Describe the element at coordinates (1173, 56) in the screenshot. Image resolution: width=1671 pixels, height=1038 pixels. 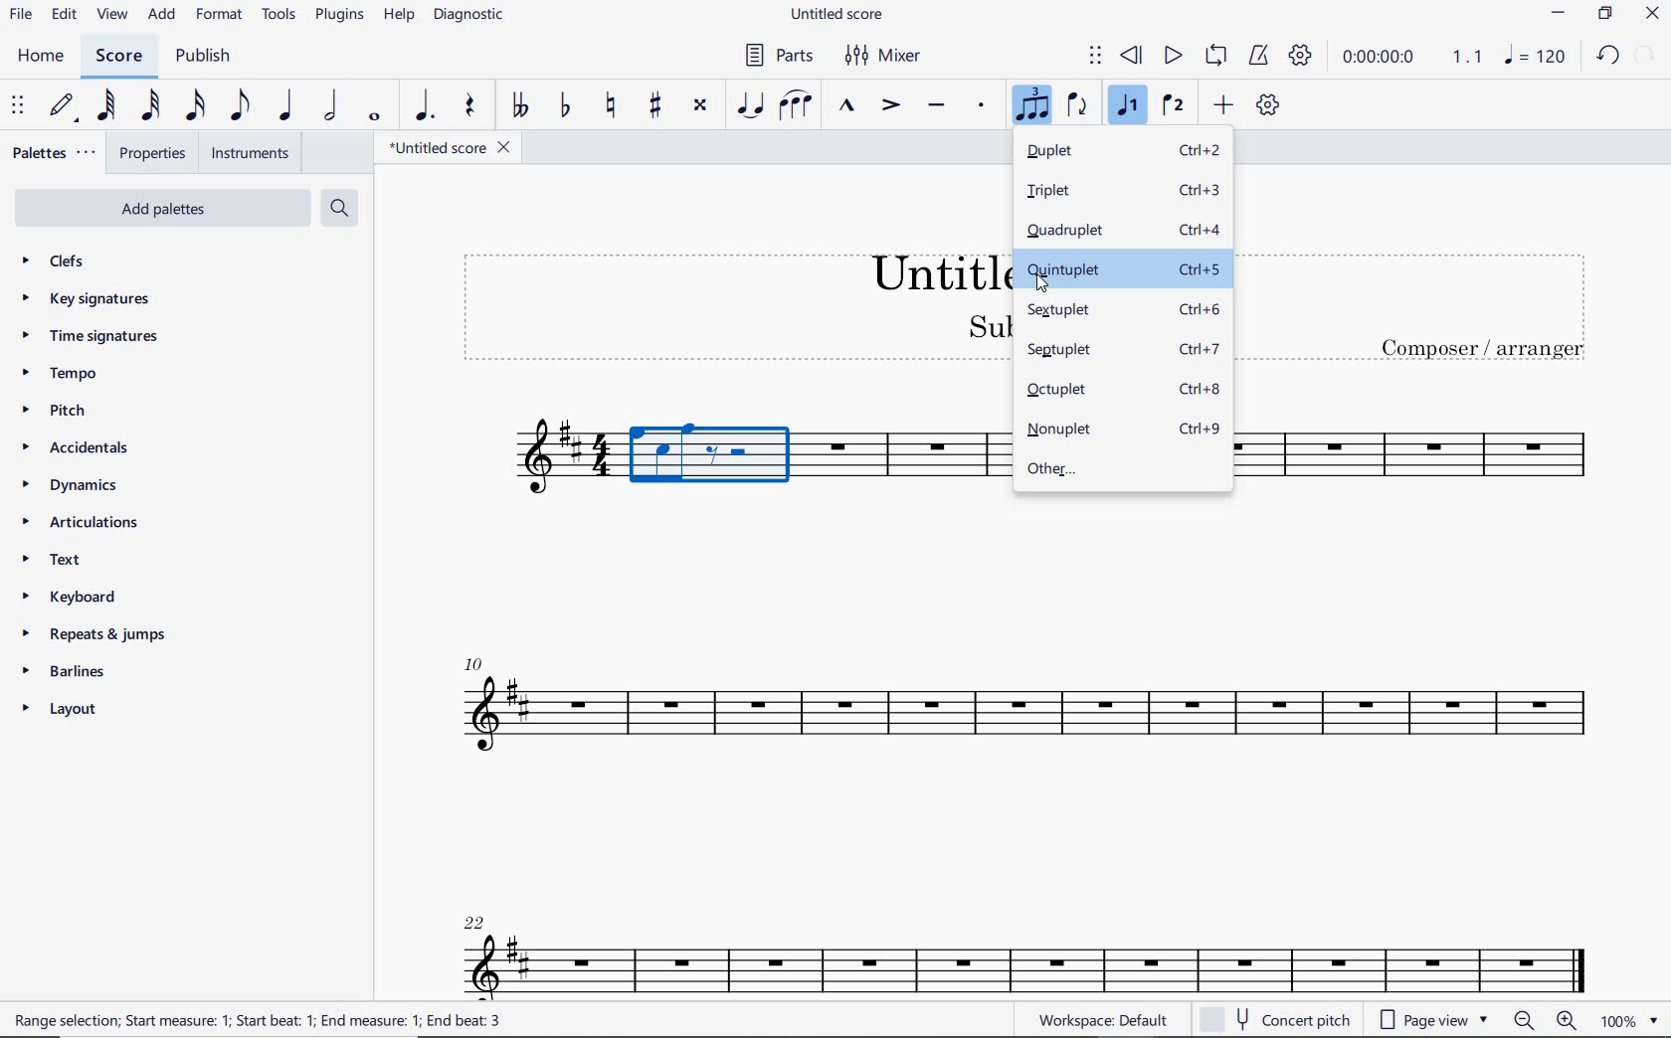
I see `PLAY` at that location.